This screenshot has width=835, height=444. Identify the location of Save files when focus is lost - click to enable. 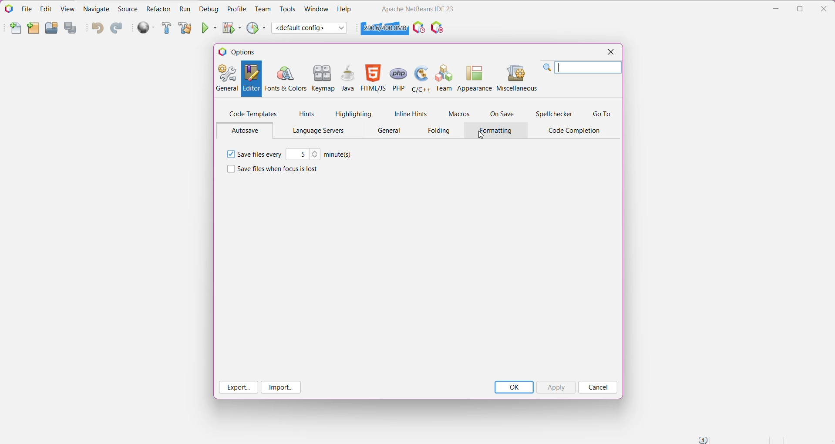
(278, 169).